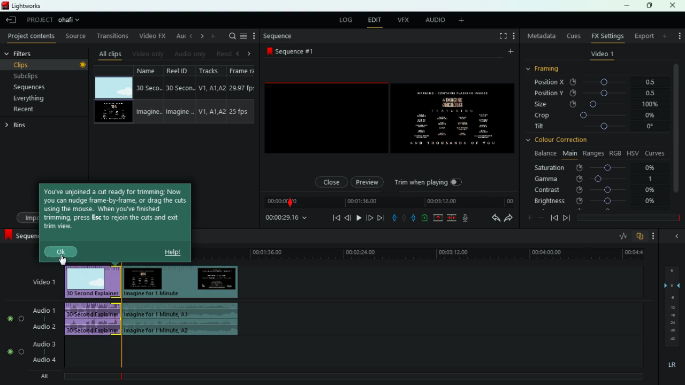  What do you see at coordinates (528, 219) in the screenshot?
I see `plus` at bounding box center [528, 219].